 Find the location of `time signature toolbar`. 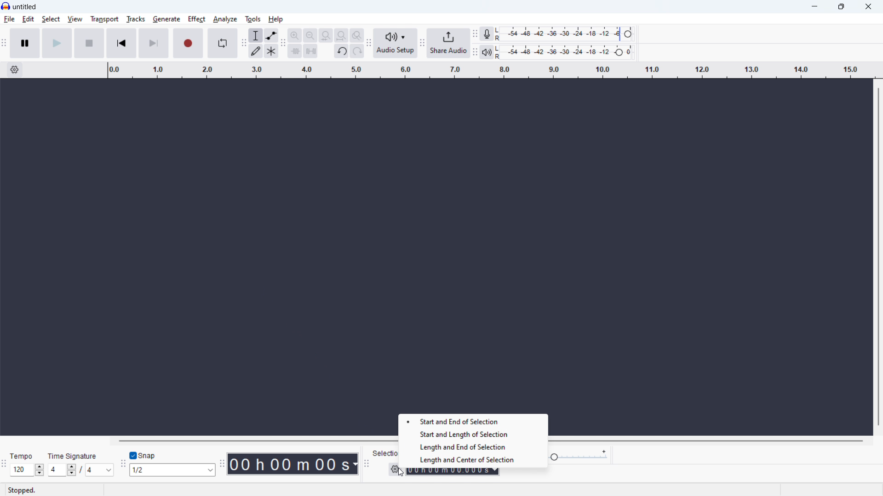

time signature toolbar is located at coordinates (5, 466).